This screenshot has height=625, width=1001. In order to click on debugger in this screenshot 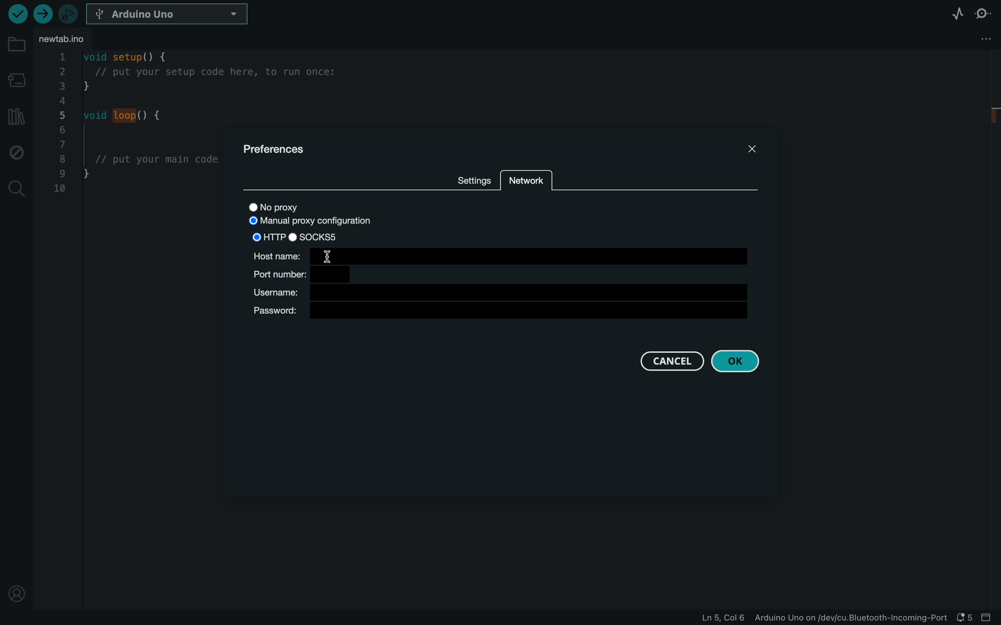, I will do `click(69, 13)`.